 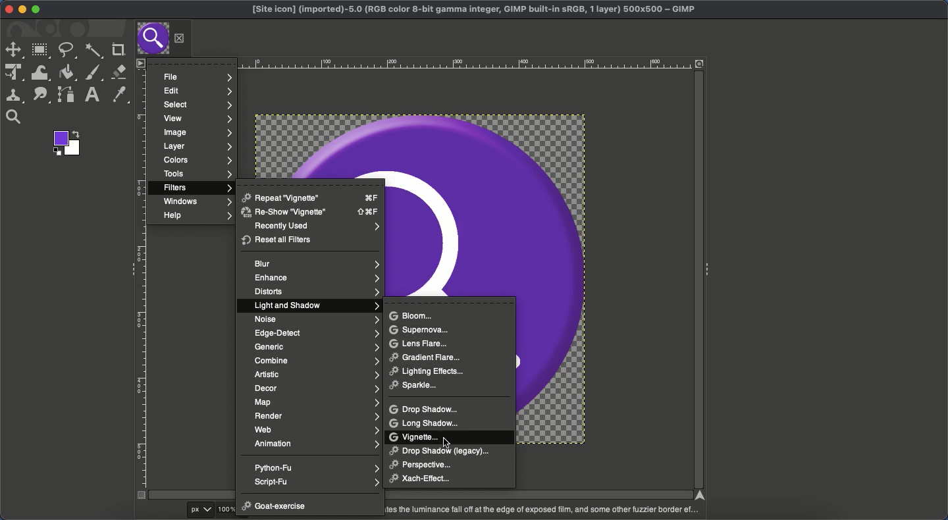 I want to click on Scroll, so click(x=417, y=495).